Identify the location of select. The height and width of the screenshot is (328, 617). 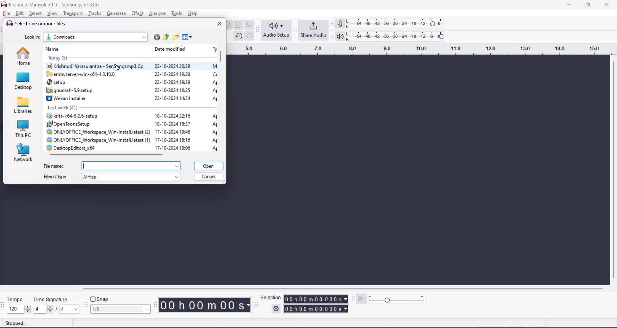
(36, 13).